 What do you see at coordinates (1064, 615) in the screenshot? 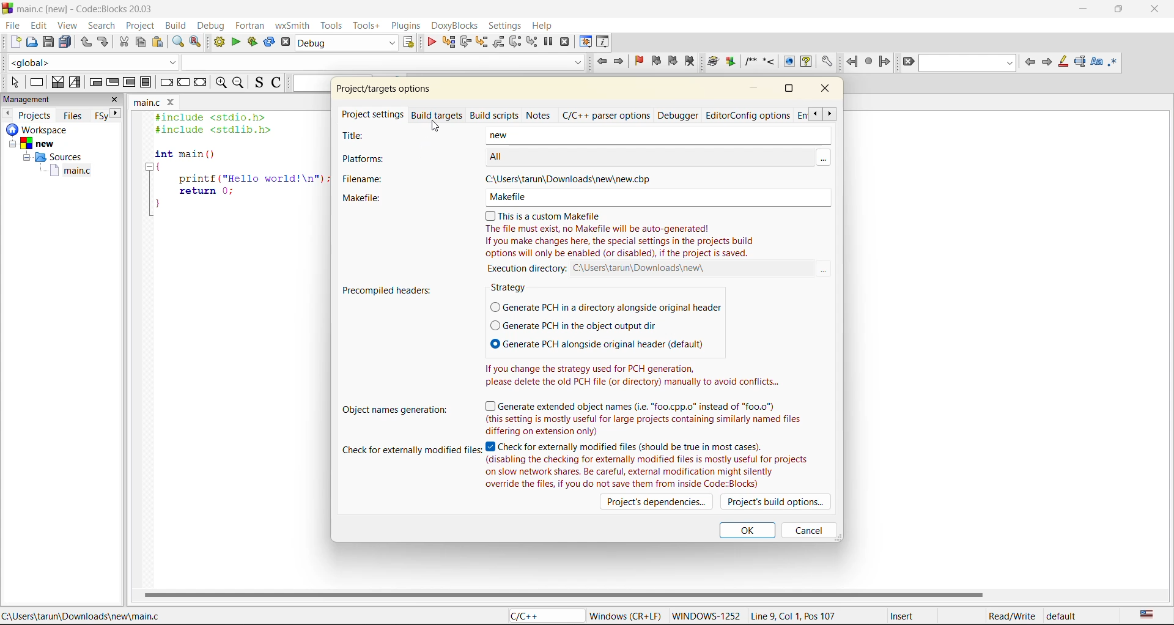
I see `default` at bounding box center [1064, 615].